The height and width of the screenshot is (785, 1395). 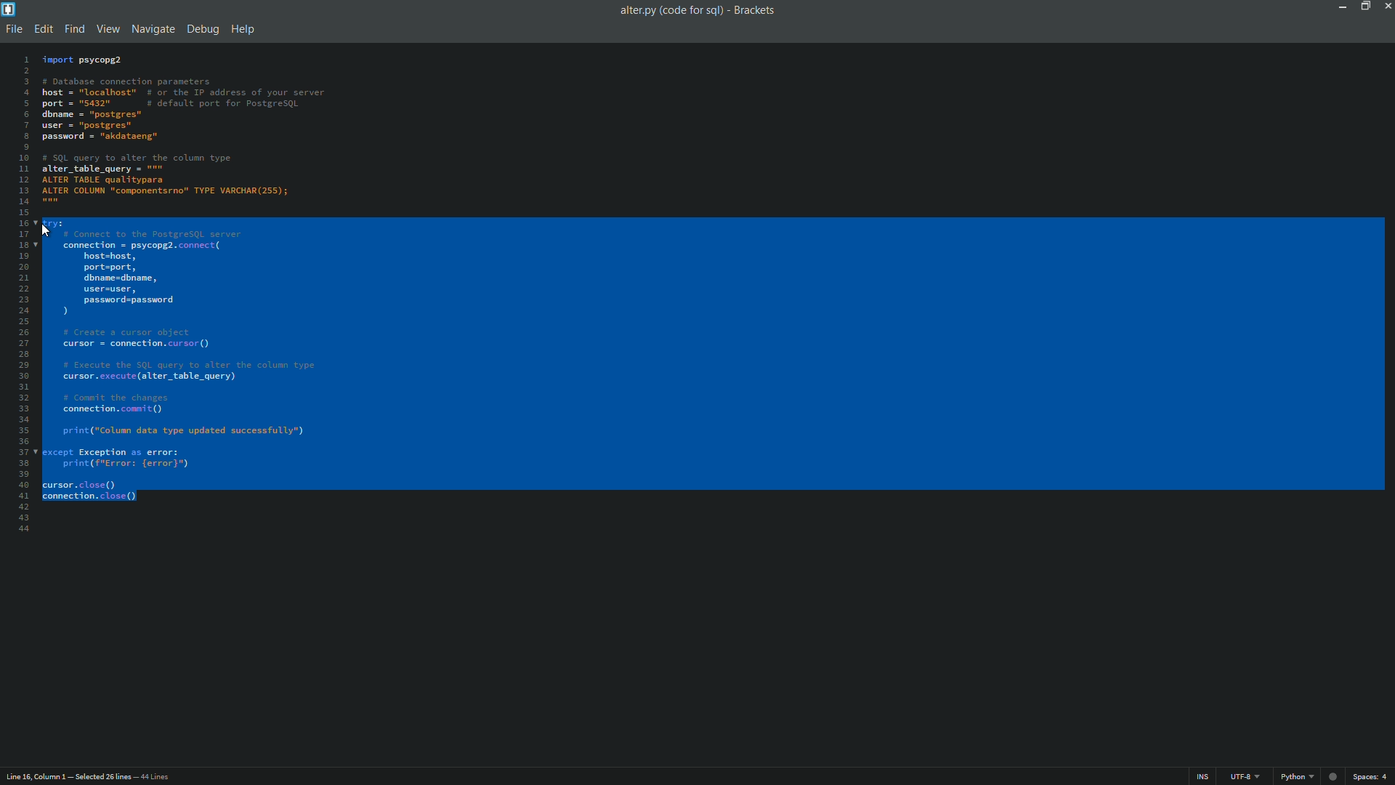 I want to click on file menu, so click(x=12, y=29).